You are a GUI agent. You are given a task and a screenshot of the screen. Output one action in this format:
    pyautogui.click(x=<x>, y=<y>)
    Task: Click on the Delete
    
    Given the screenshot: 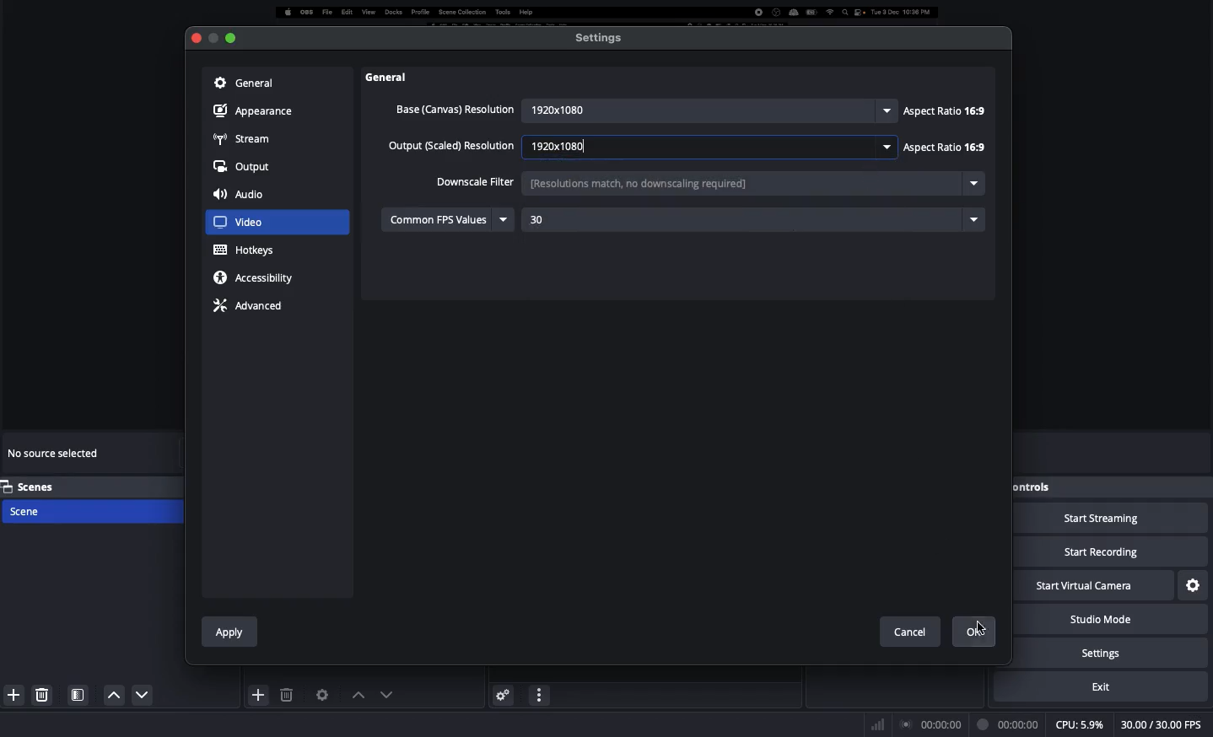 What is the action you would take?
    pyautogui.click(x=44, y=694)
    